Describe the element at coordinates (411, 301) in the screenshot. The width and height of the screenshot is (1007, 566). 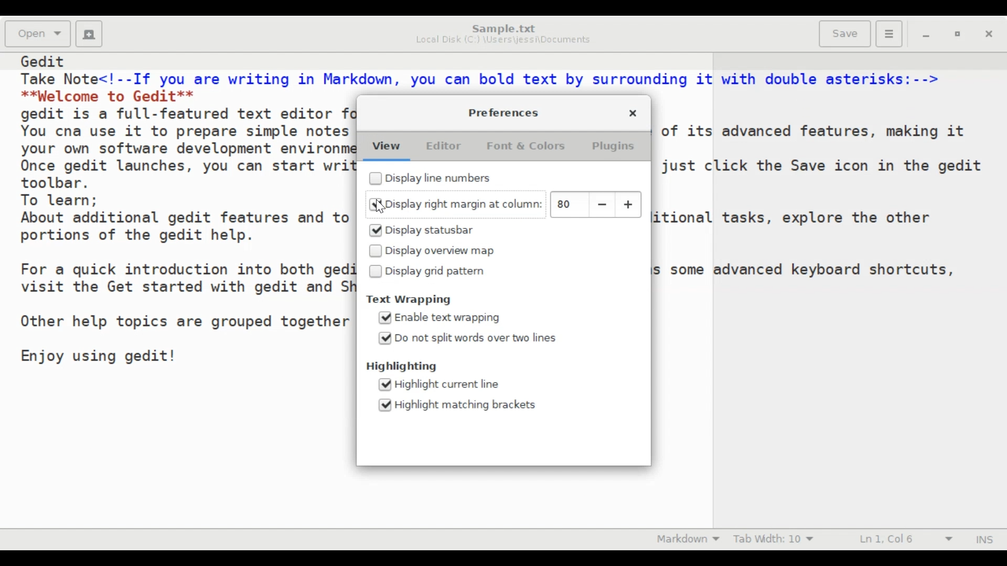
I see `Text Wrapping` at that location.